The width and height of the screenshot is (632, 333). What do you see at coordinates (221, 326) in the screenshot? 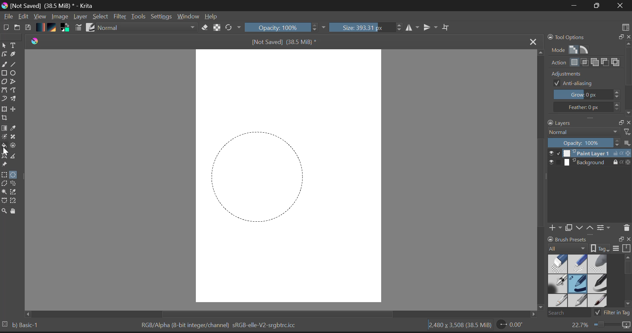
I see `Color Information` at bounding box center [221, 326].